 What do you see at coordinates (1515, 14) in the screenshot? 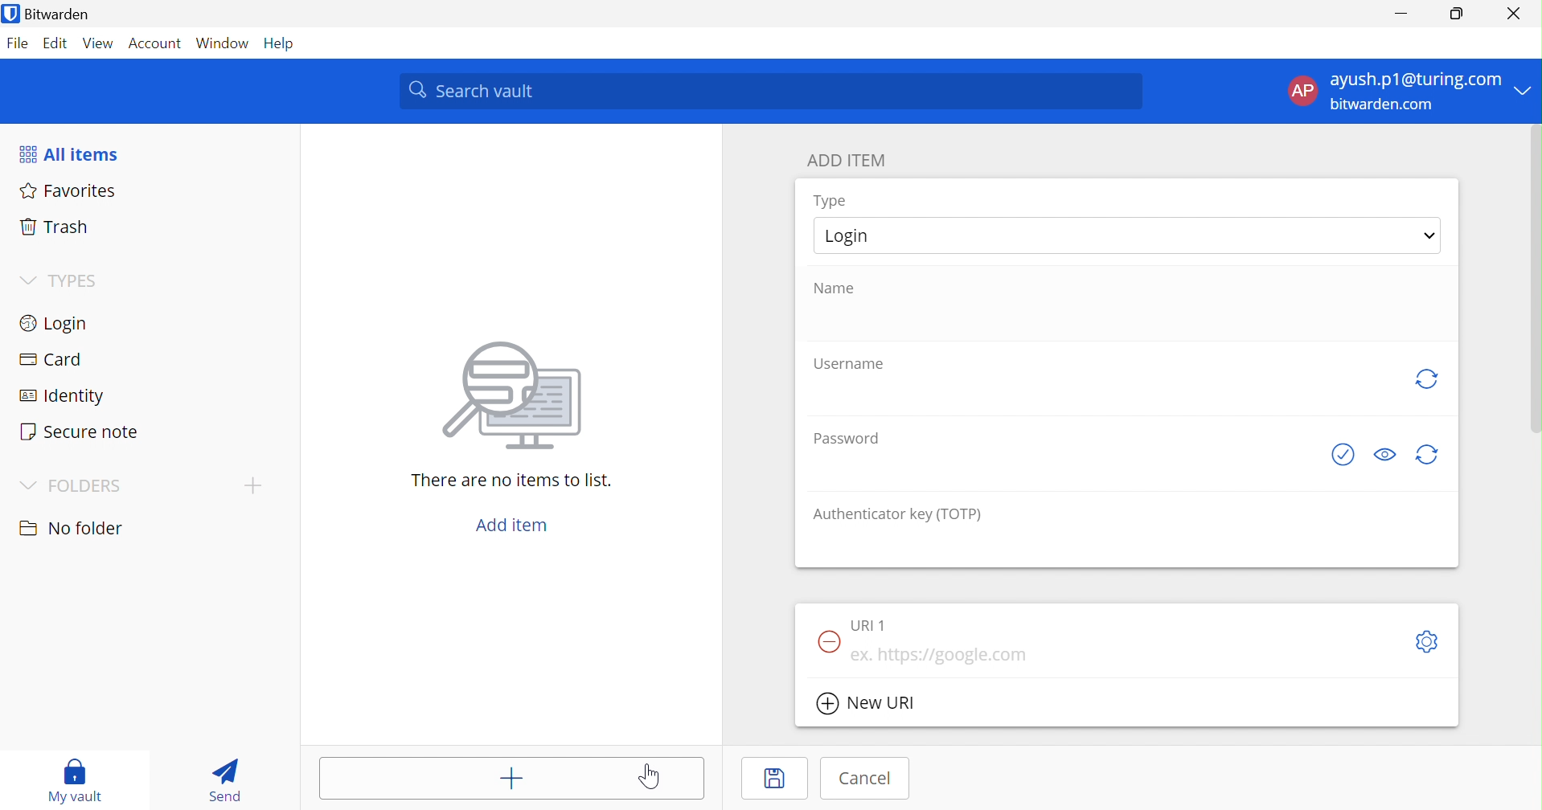
I see `Close` at bounding box center [1515, 14].